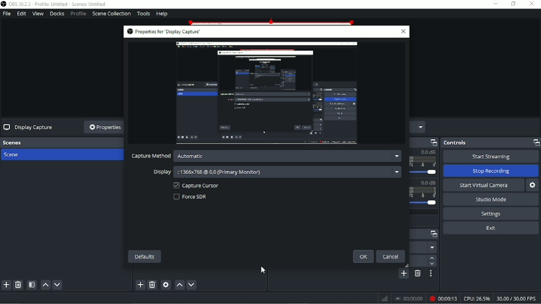  Describe the element at coordinates (362, 256) in the screenshot. I see `OK` at that location.